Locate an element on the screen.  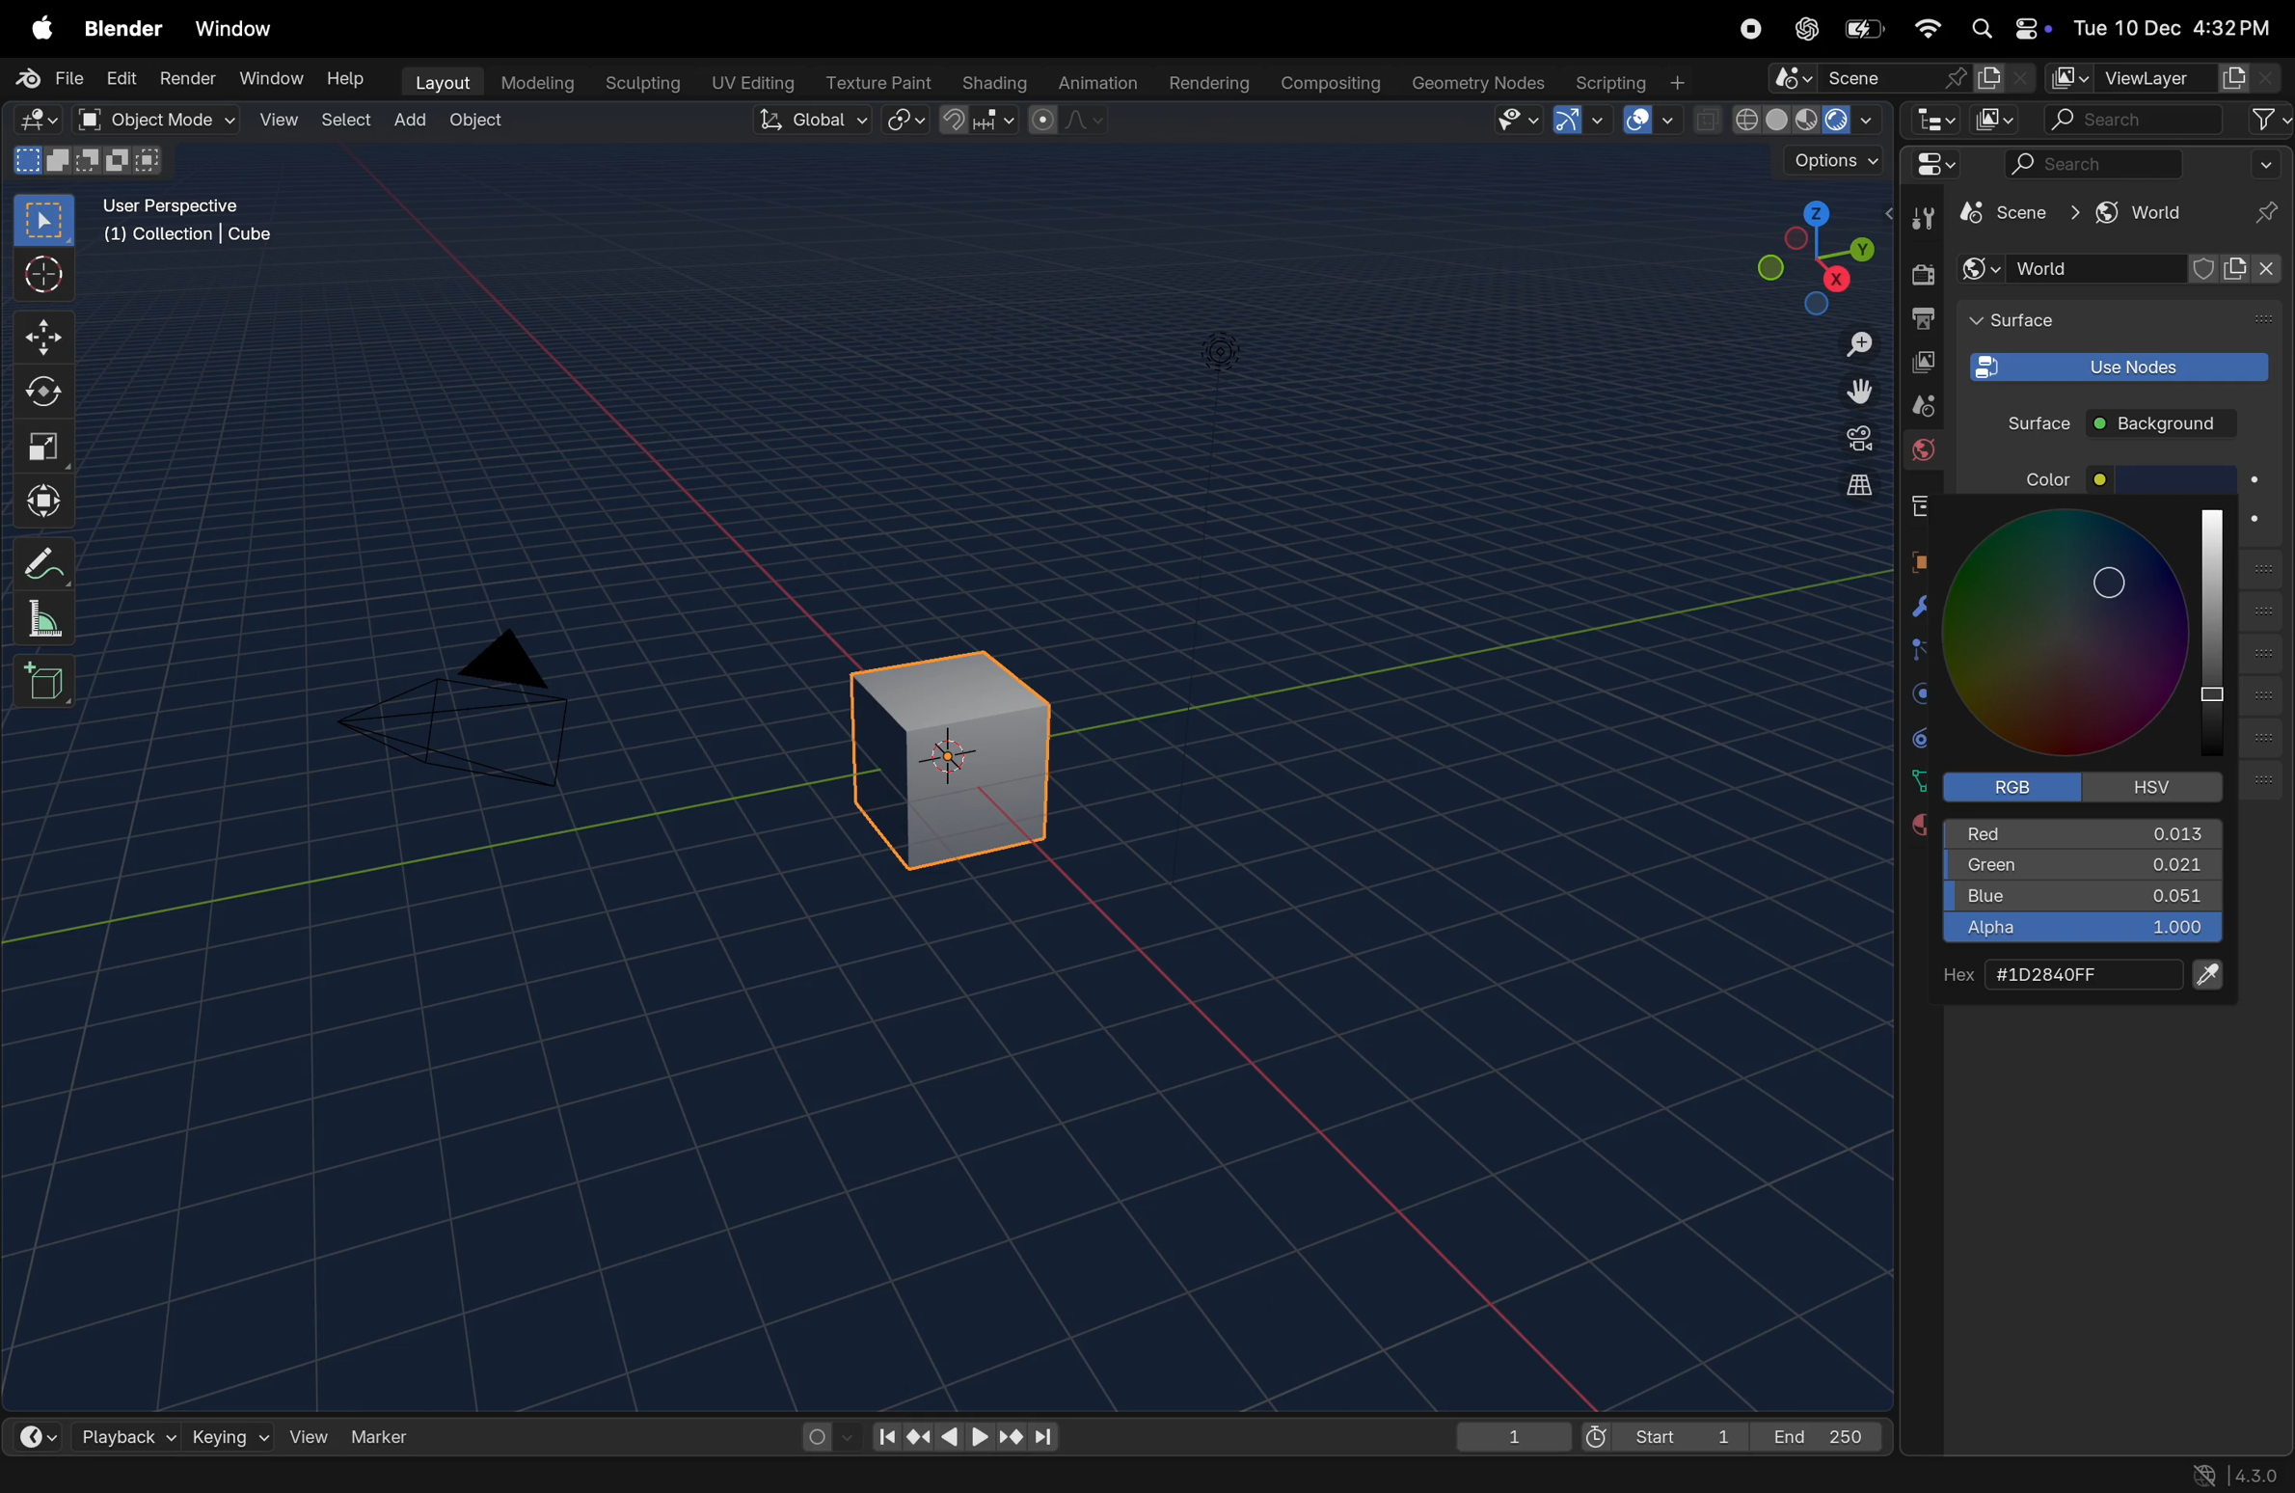
Animation is located at coordinates (1093, 84).